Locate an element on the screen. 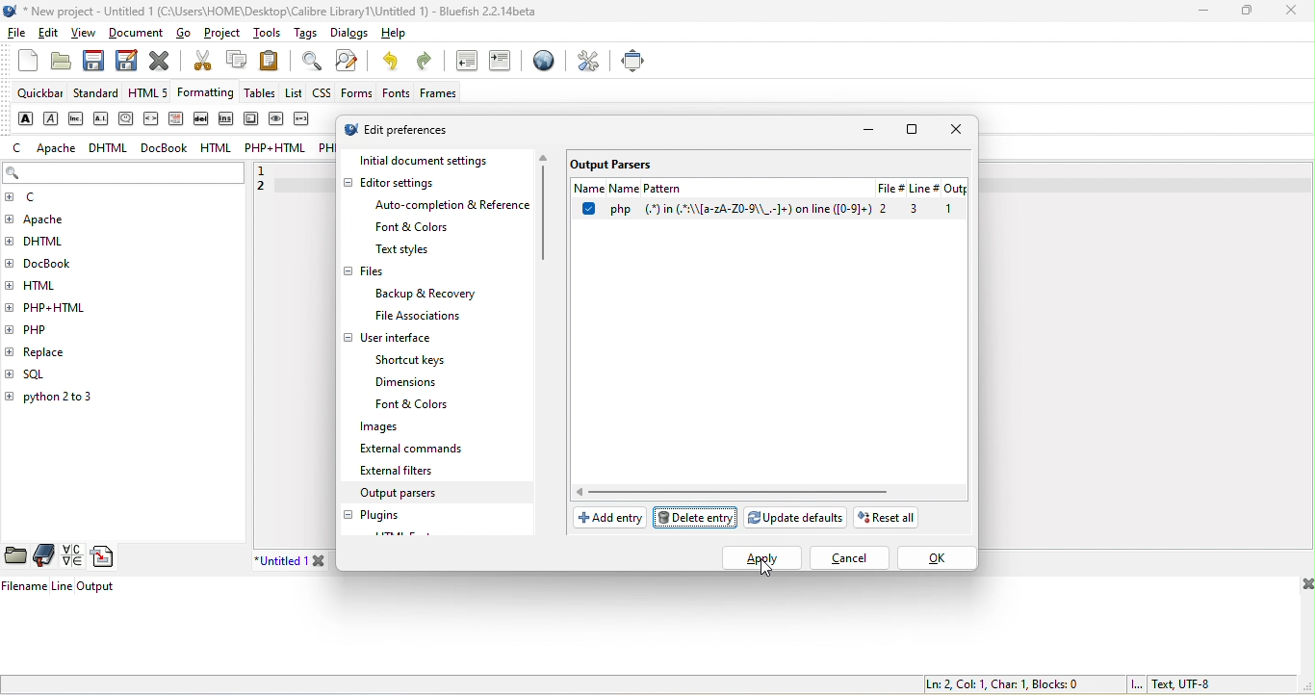 Image resolution: width=1315 pixels, height=695 pixels. variable is located at coordinates (304, 119).